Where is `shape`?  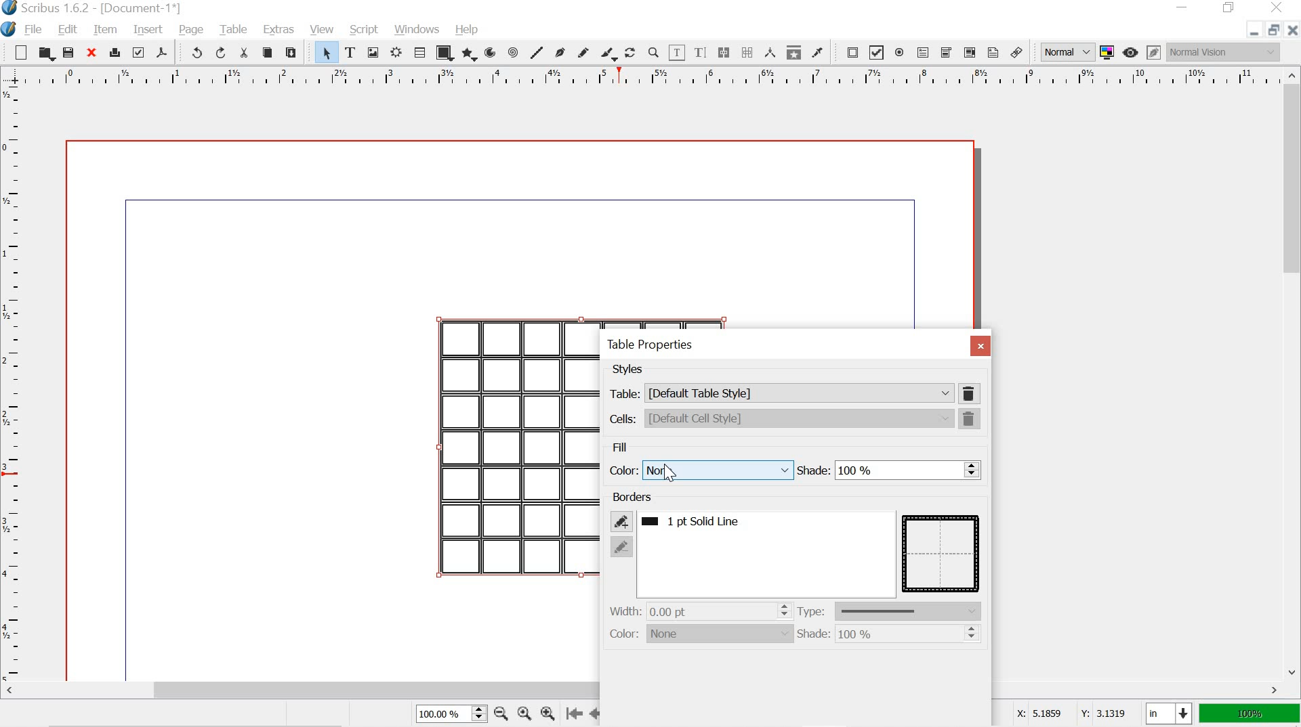 shape is located at coordinates (447, 53).